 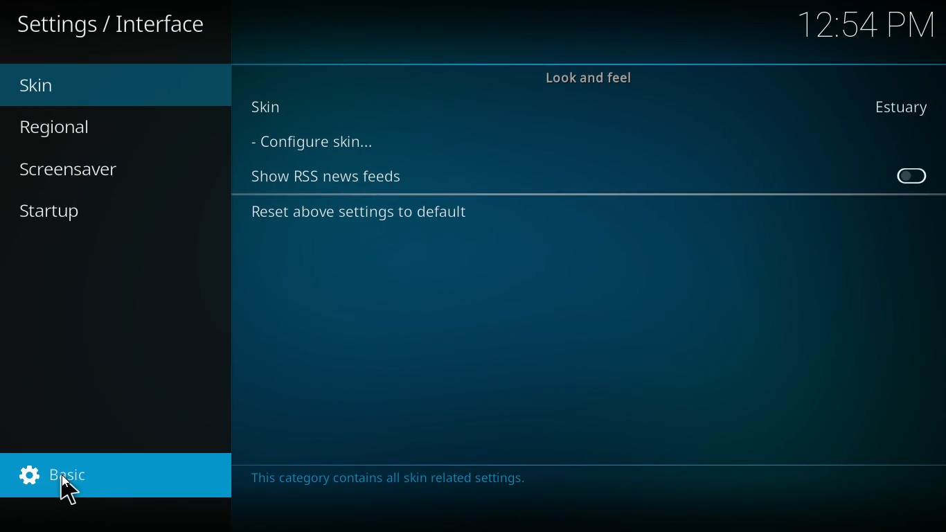 What do you see at coordinates (112, 475) in the screenshot?
I see `basic` at bounding box center [112, 475].